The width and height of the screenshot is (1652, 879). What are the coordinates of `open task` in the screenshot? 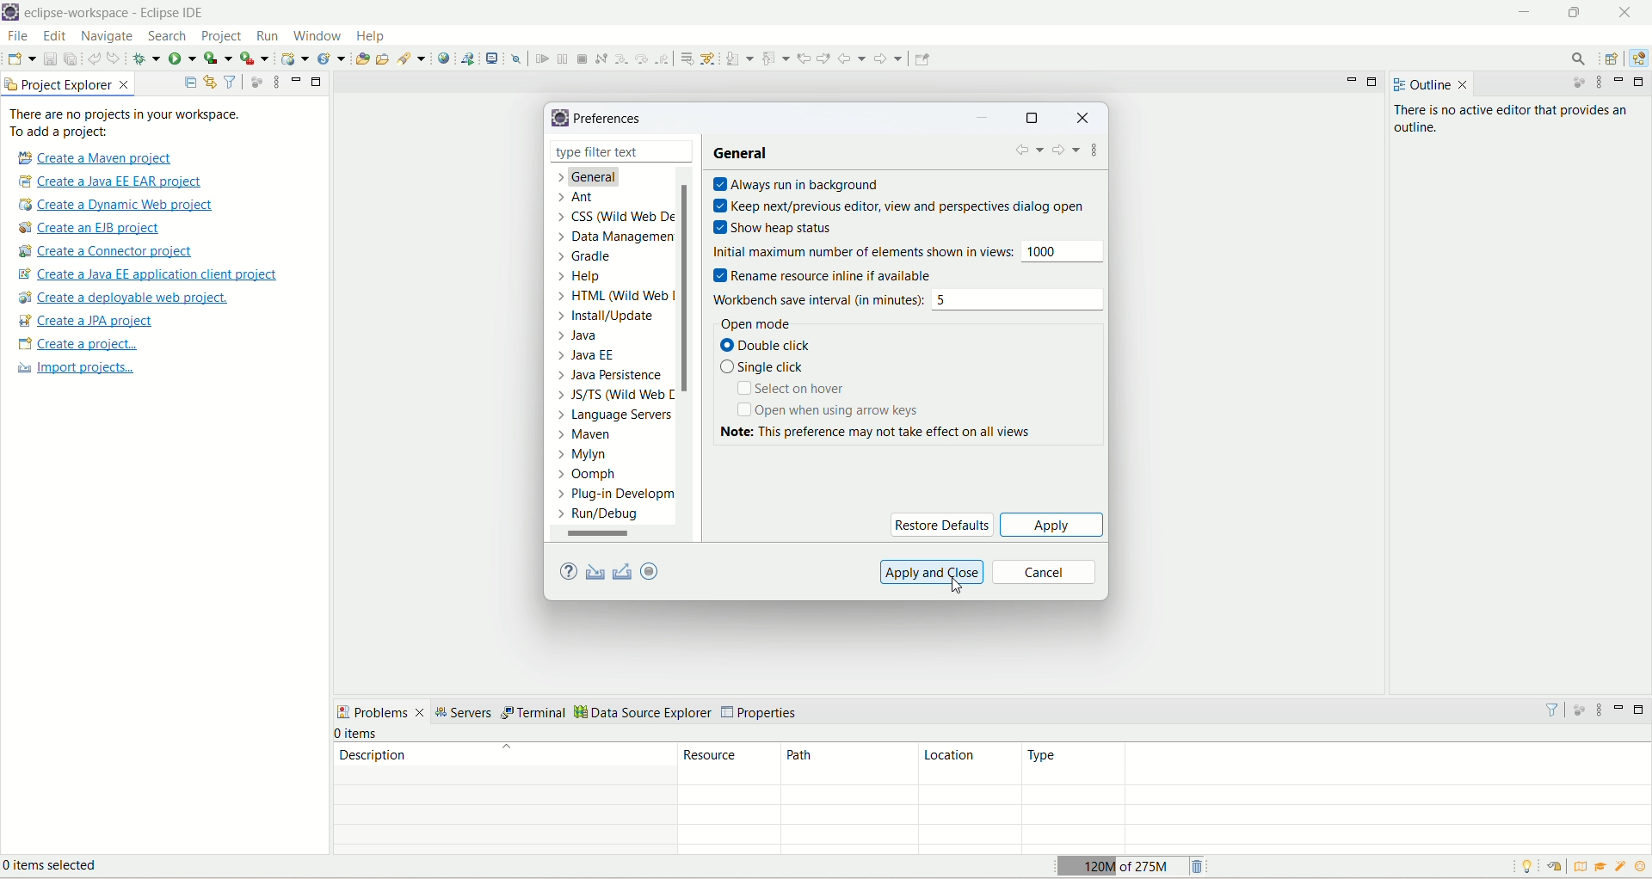 It's located at (385, 60).